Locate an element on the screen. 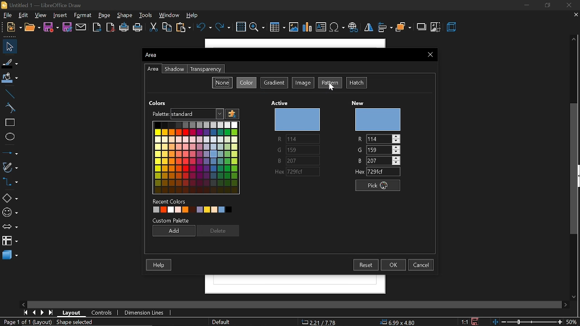 This screenshot has height=326, width=580. redo is located at coordinates (223, 28).